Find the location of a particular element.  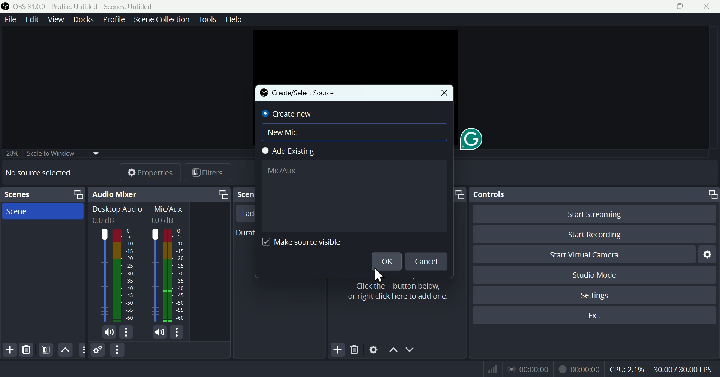

 is located at coordinates (82, 350).